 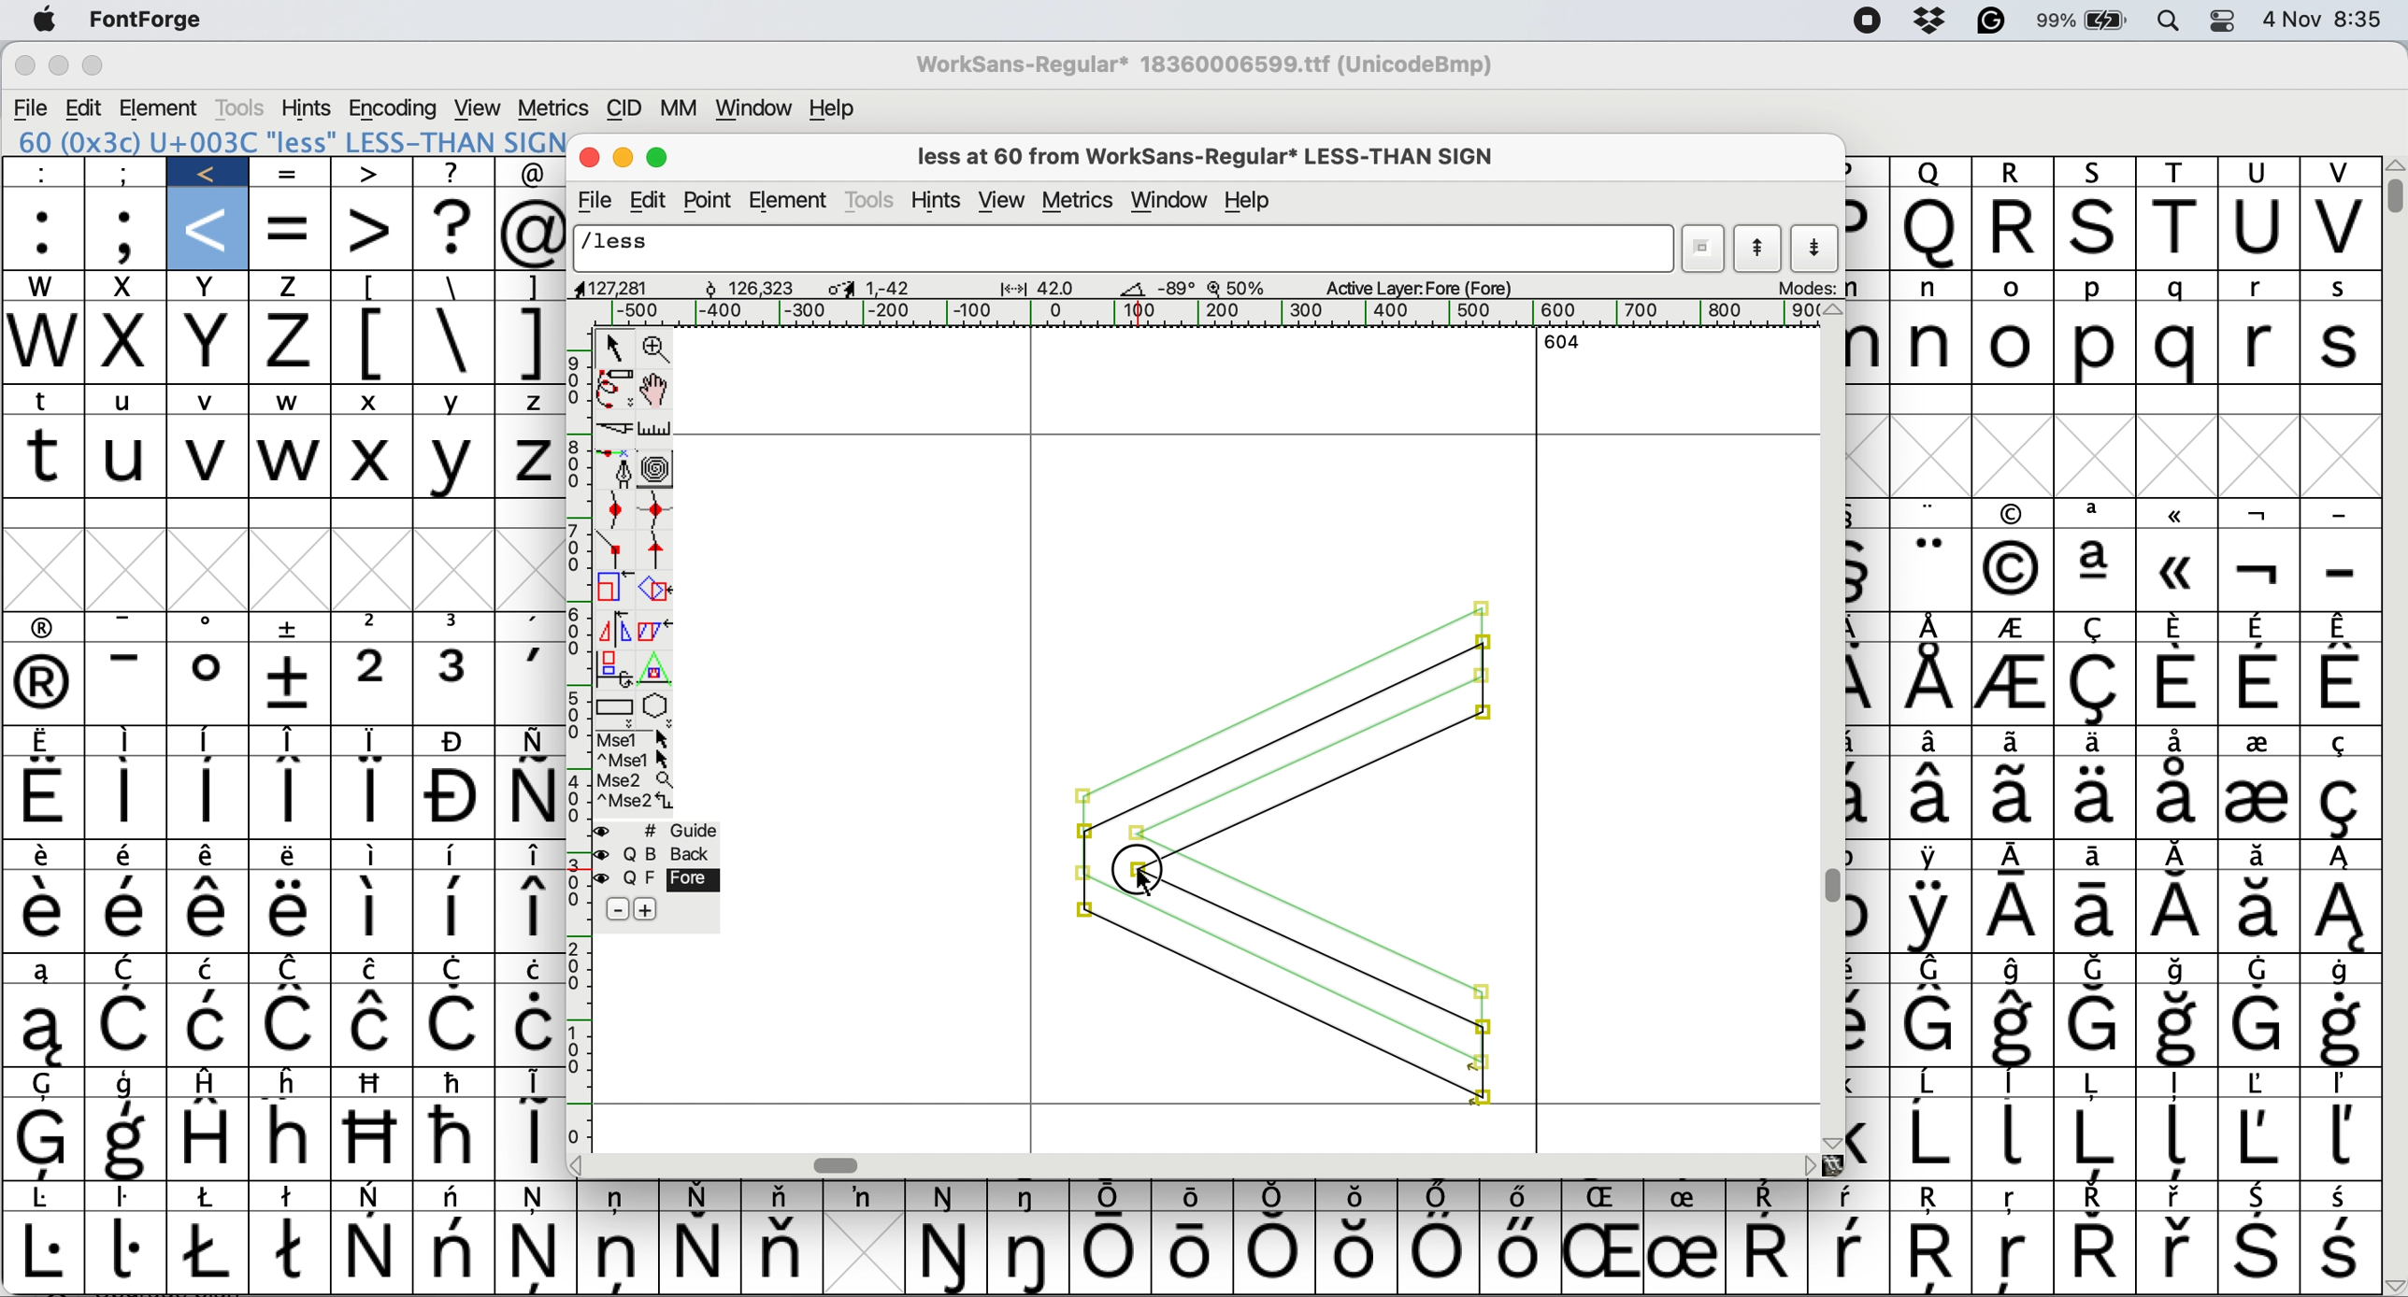 What do you see at coordinates (1989, 21) in the screenshot?
I see `grammarly` at bounding box center [1989, 21].